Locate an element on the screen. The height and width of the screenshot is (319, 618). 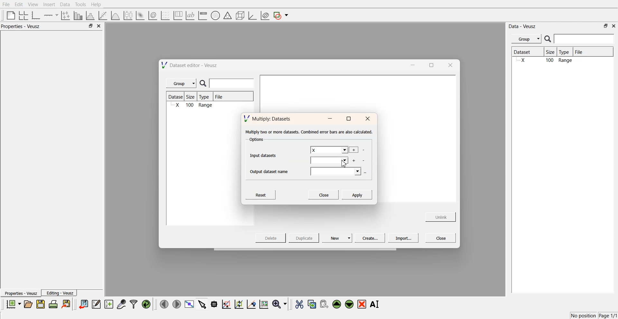
Group | is located at coordinates (182, 83).